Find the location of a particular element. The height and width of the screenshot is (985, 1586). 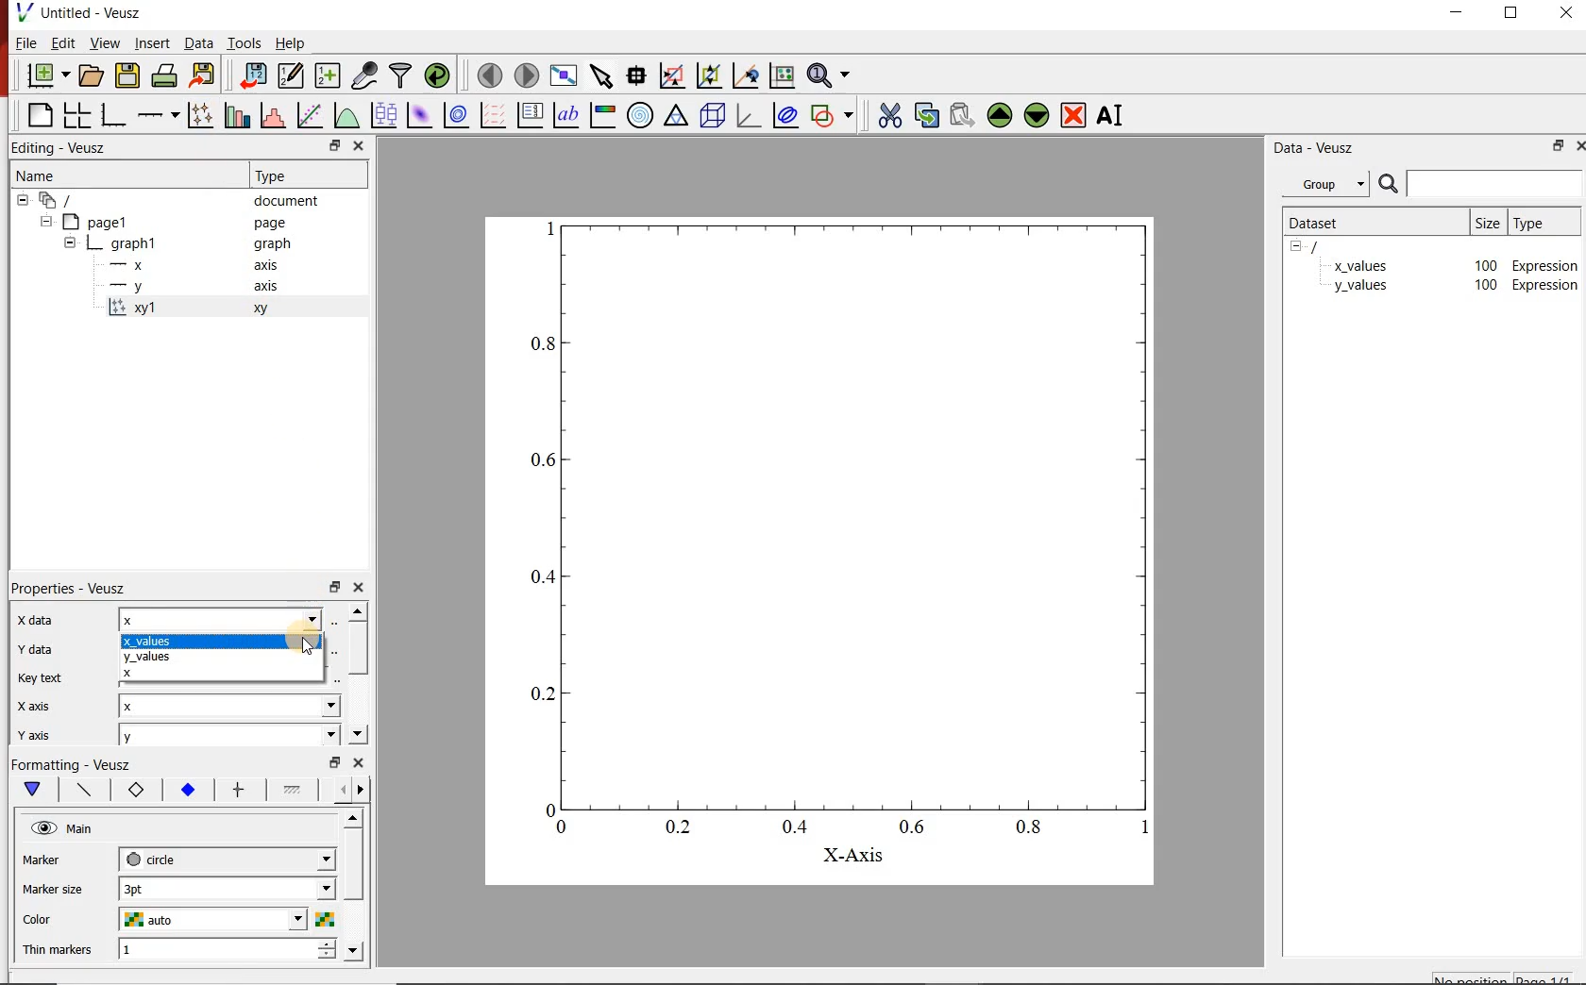

close is located at coordinates (1569, 15).